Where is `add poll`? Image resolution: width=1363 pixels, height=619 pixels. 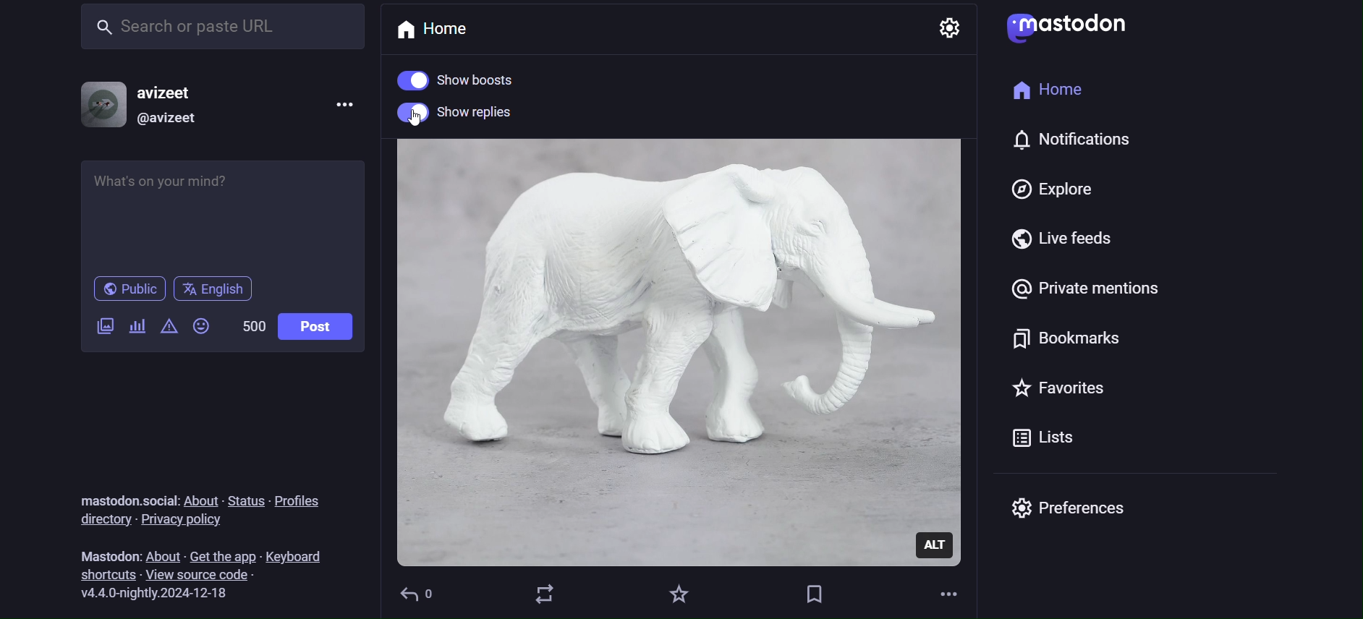
add poll is located at coordinates (137, 328).